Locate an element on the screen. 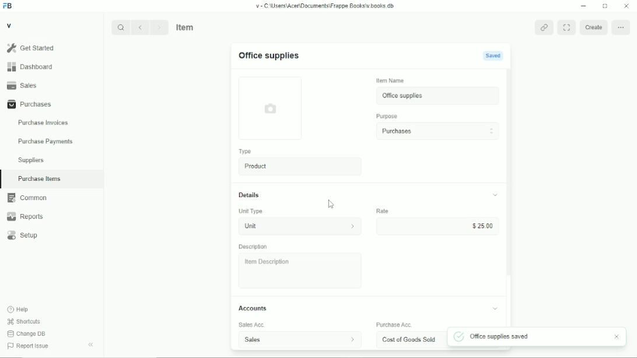  suppliers is located at coordinates (31, 160).